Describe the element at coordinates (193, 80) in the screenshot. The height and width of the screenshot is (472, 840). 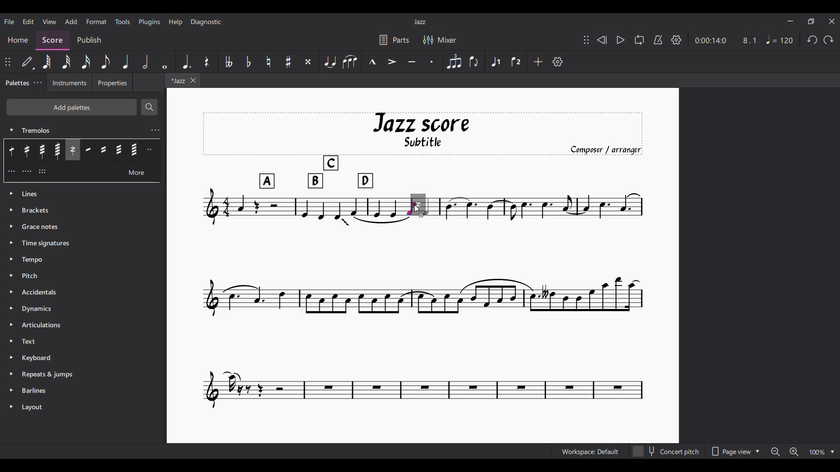
I see `Close tab` at that location.